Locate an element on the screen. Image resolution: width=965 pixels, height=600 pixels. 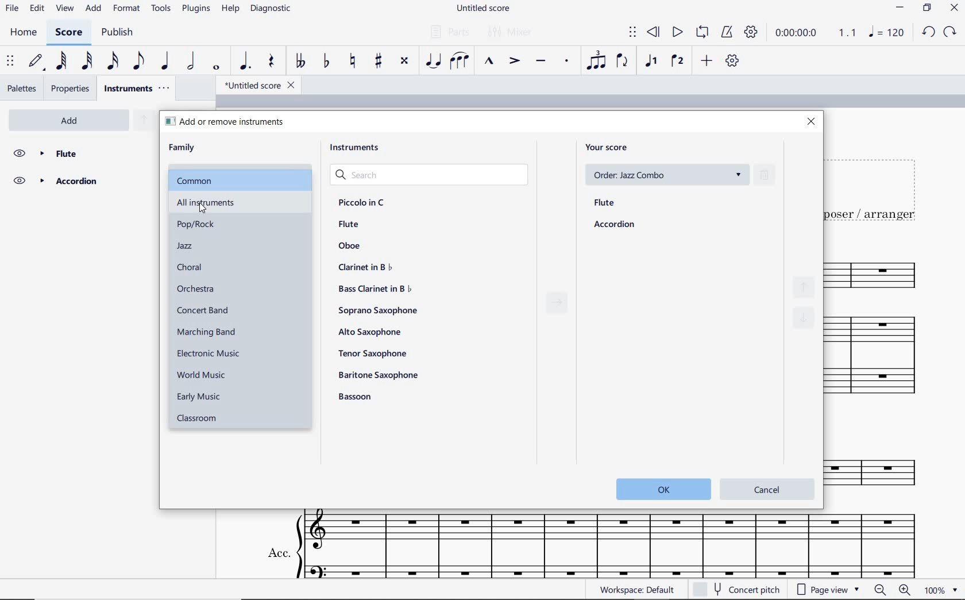
tuplet is located at coordinates (597, 61).